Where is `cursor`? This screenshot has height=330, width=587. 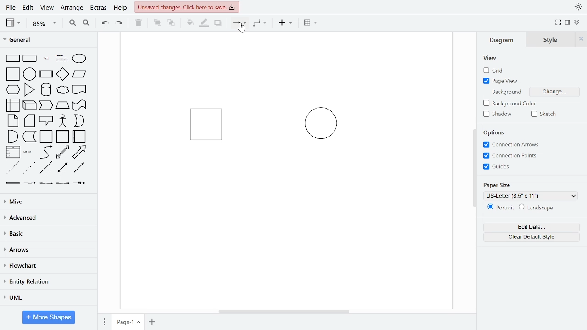 cursor is located at coordinates (243, 29).